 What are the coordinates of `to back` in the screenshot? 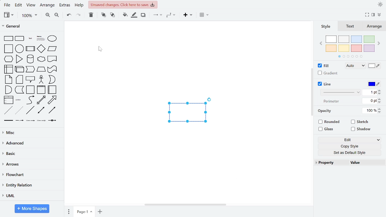 It's located at (112, 15).